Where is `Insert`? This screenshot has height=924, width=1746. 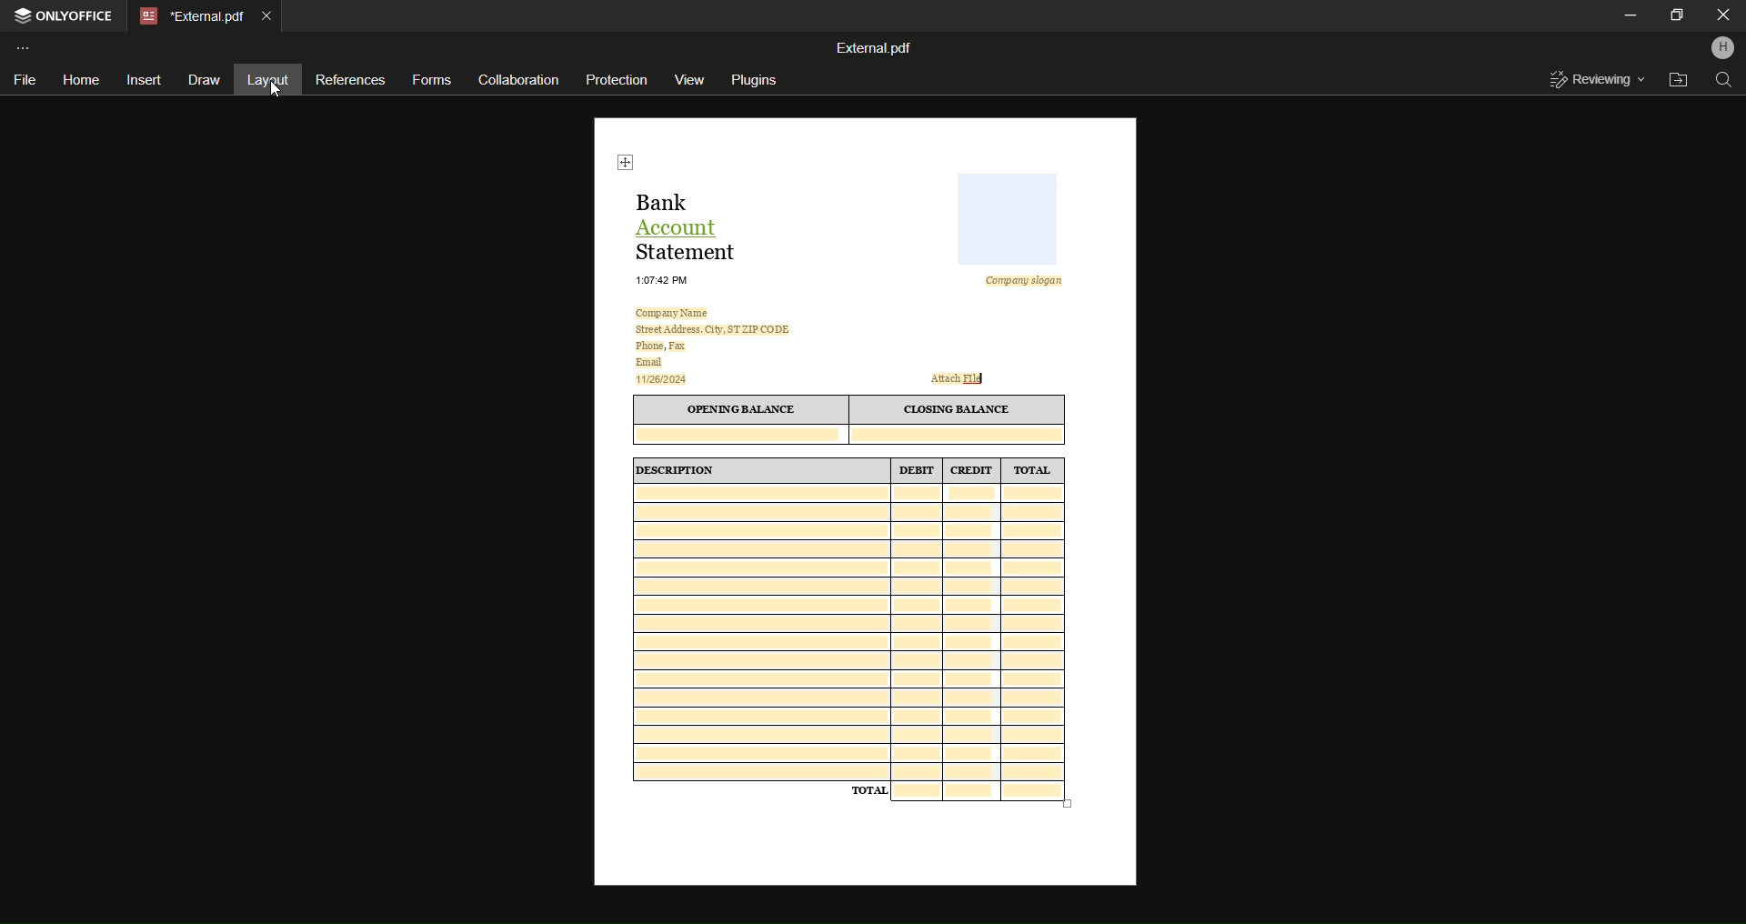
Insert is located at coordinates (150, 84).